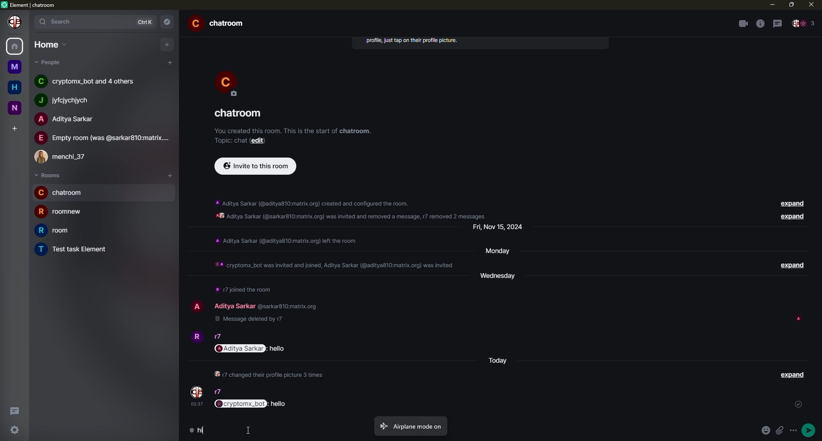  I want to click on edit, so click(259, 140).